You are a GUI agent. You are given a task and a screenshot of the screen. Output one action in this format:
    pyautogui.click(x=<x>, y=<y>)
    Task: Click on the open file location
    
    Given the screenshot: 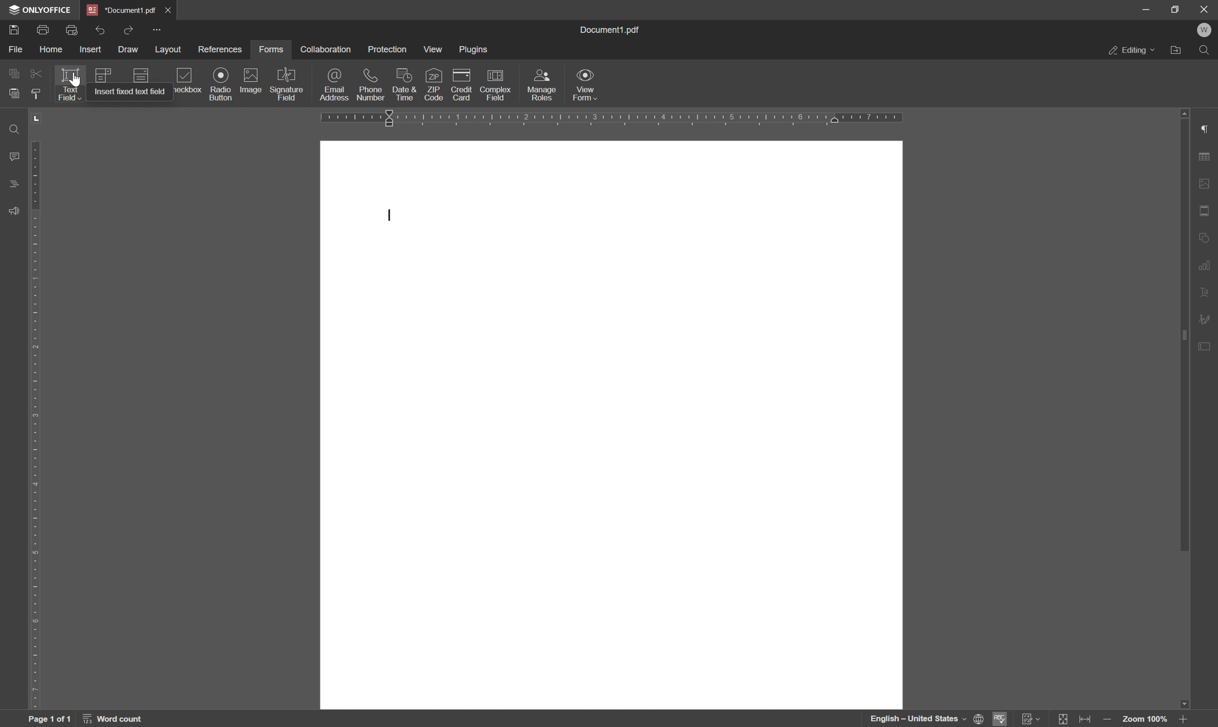 What is the action you would take?
    pyautogui.click(x=1176, y=50)
    